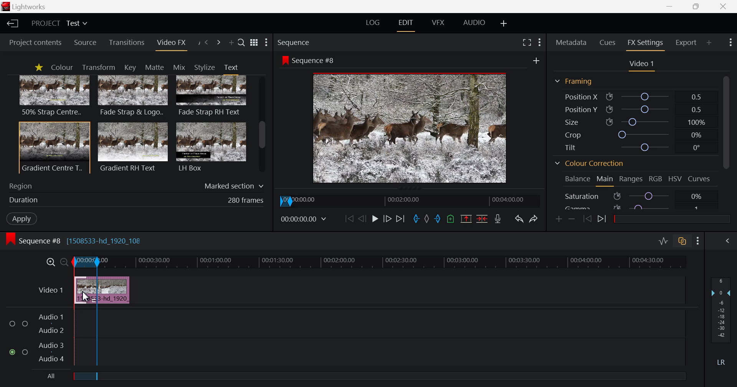 This screenshot has height=387, width=737. What do you see at coordinates (46, 359) in the screenshot?
I see `audio 4` at bounding box center [46, 359].